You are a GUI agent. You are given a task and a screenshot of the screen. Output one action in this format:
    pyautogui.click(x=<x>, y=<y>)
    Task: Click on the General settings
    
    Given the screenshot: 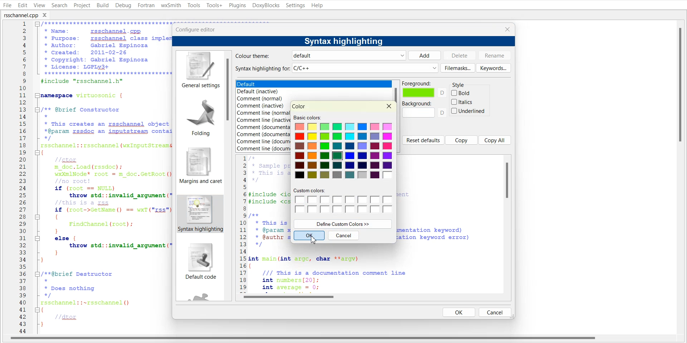 What is the action you would take?
    pyautogui.click(x=199, y=70)
    